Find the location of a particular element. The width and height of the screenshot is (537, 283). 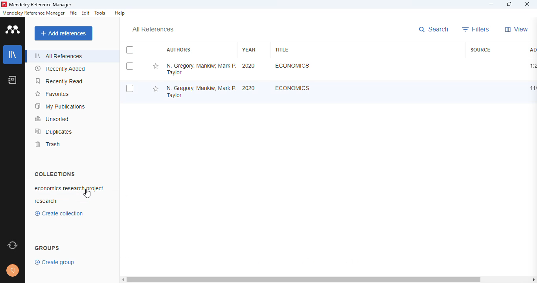

tools is located at coordinates (100, 13).